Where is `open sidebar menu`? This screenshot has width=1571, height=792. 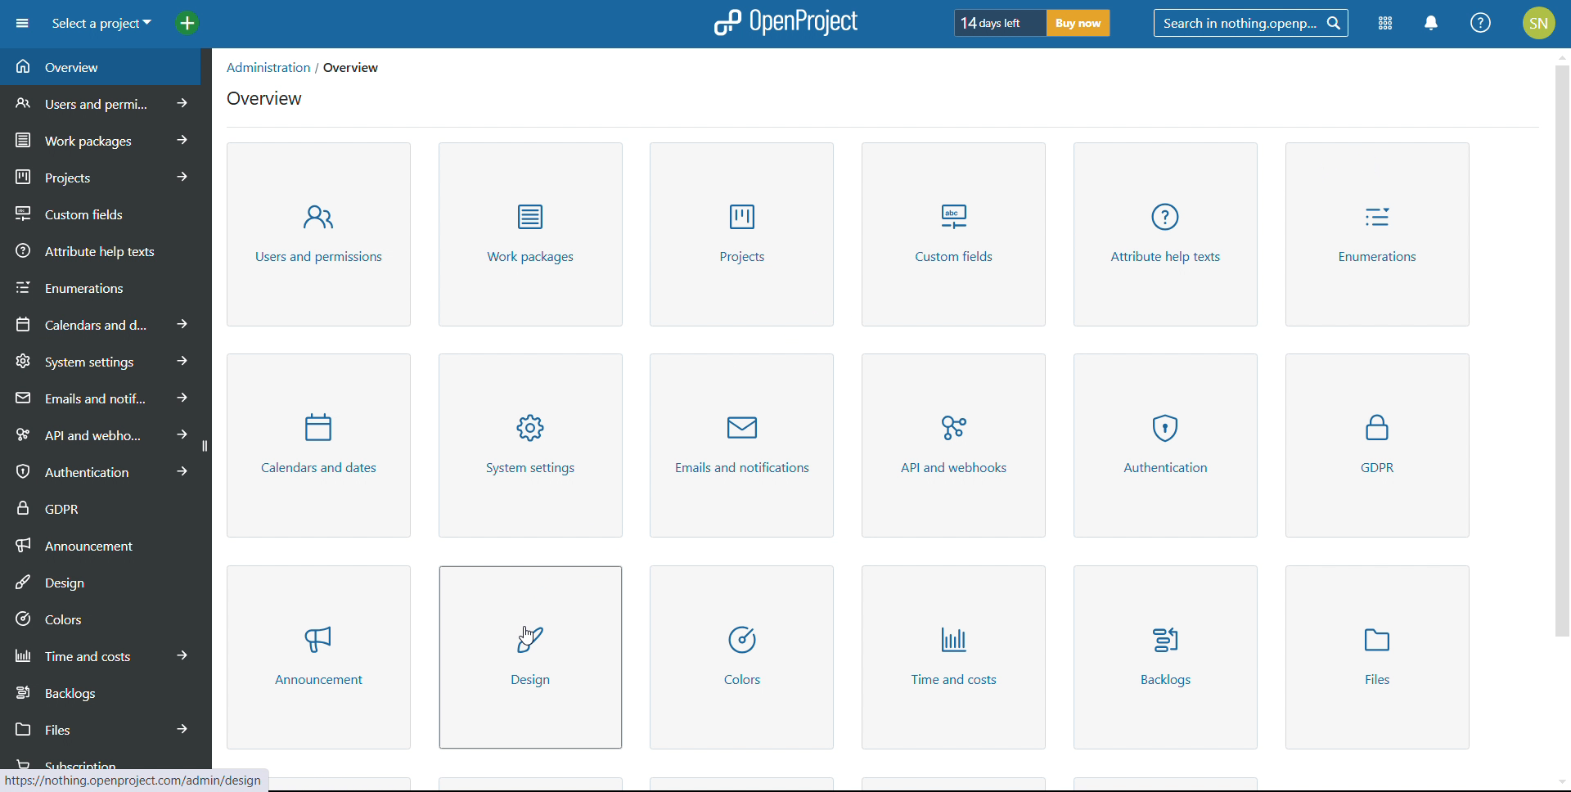 open sidebar menu is located at coordinates (22, 24).